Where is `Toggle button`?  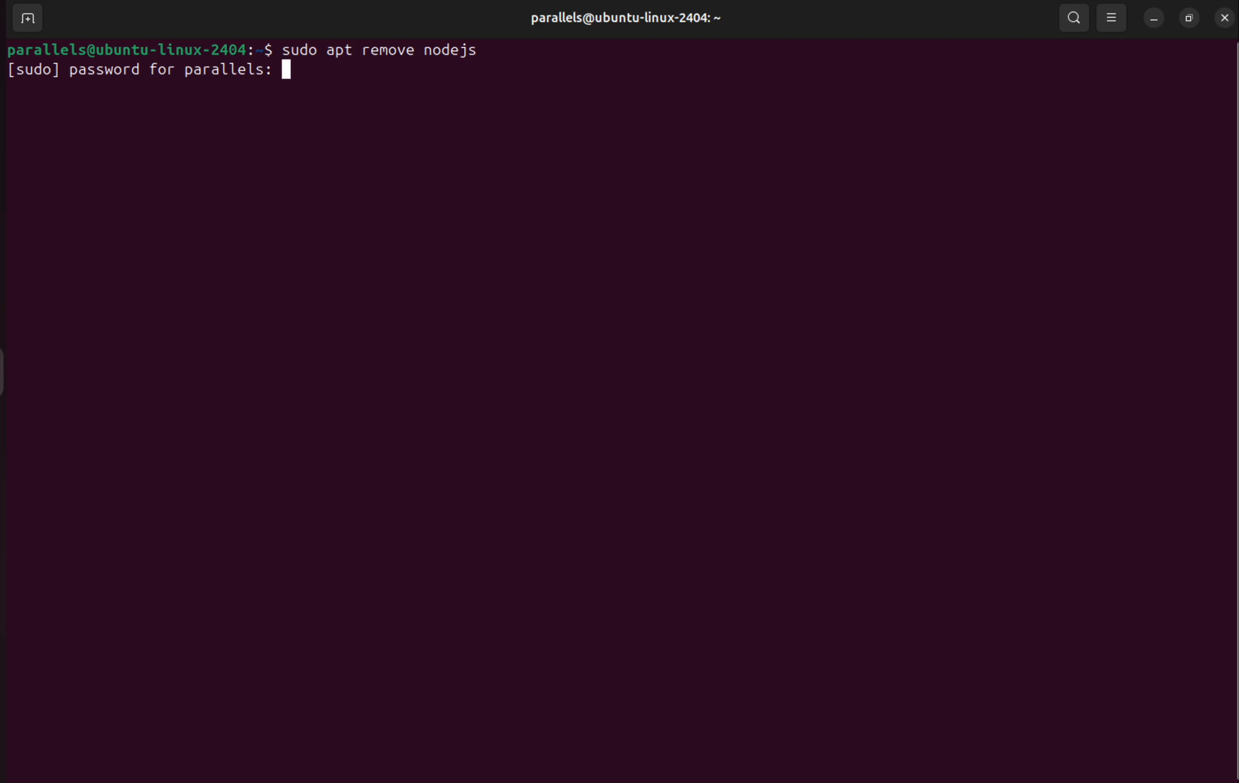 Toggle button is located at coordinates (12, 371).